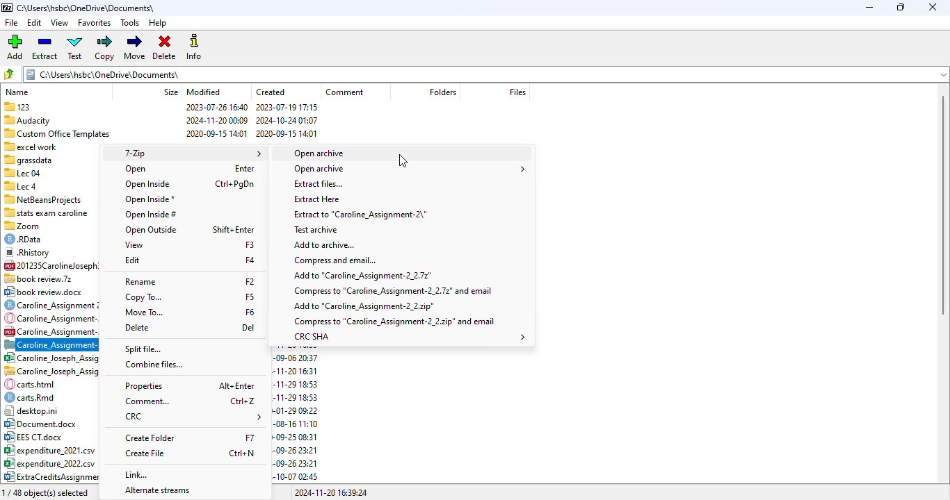 This screenshot has width=950, height=500. I want to click on extract, so click(45, 47).